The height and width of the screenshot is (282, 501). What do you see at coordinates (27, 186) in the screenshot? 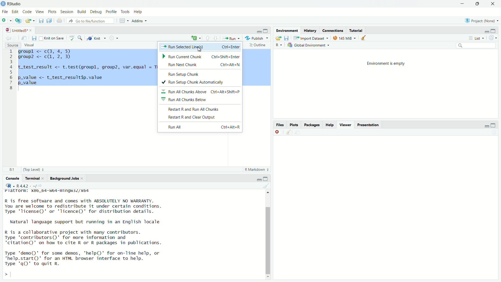
I see `R 4.4.2` at bounding box center [27, 186].